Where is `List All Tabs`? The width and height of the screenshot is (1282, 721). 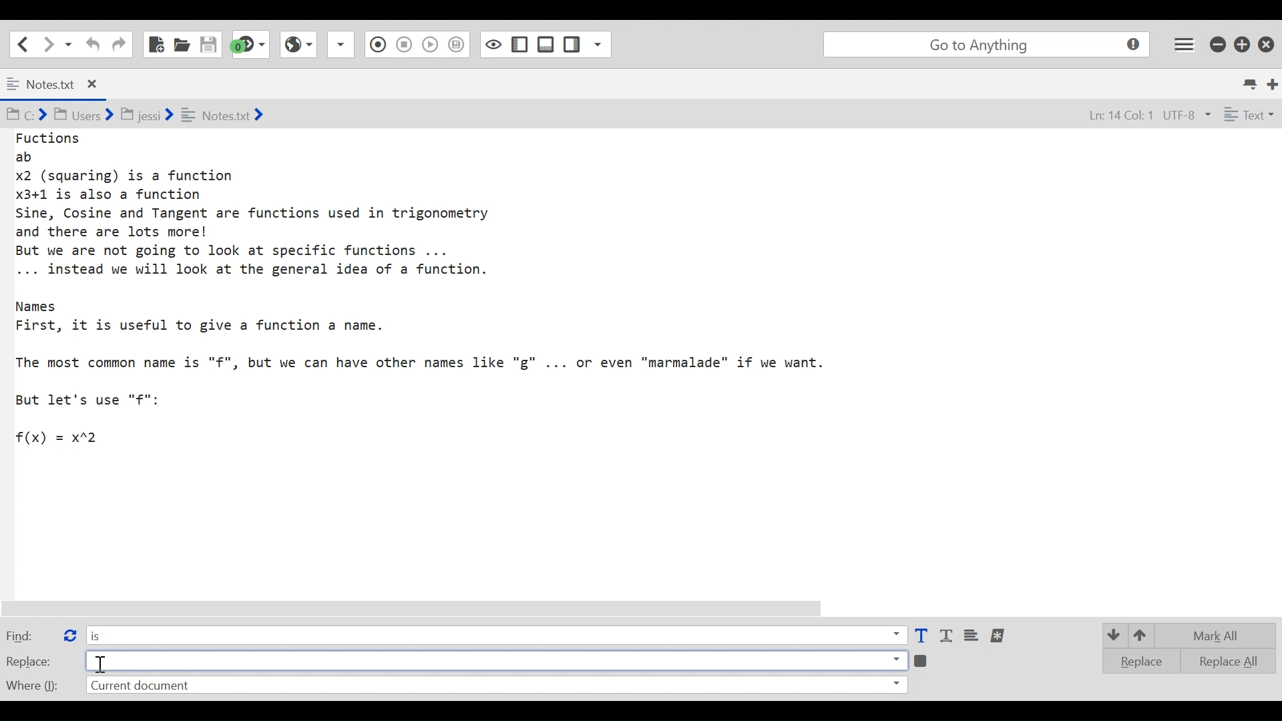
List All Tabs is located at coordinates (1251, 82).